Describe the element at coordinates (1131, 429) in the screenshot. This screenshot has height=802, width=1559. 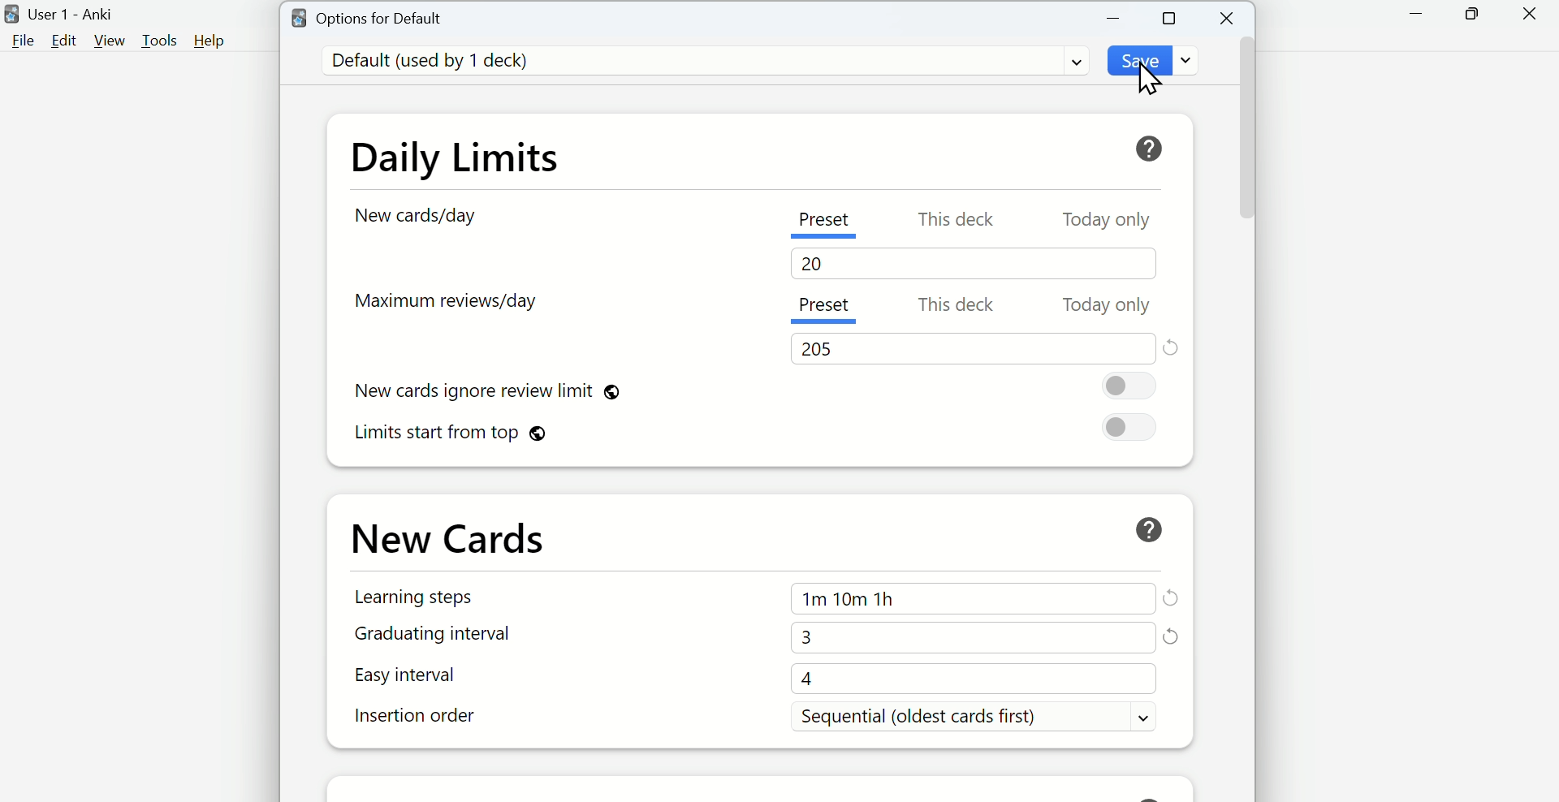
I see `On/Off toggle` at that location.